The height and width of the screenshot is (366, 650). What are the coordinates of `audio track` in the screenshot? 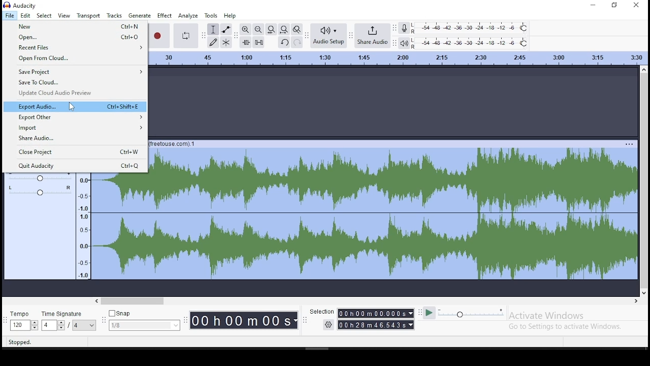 It's located at (394, 211).